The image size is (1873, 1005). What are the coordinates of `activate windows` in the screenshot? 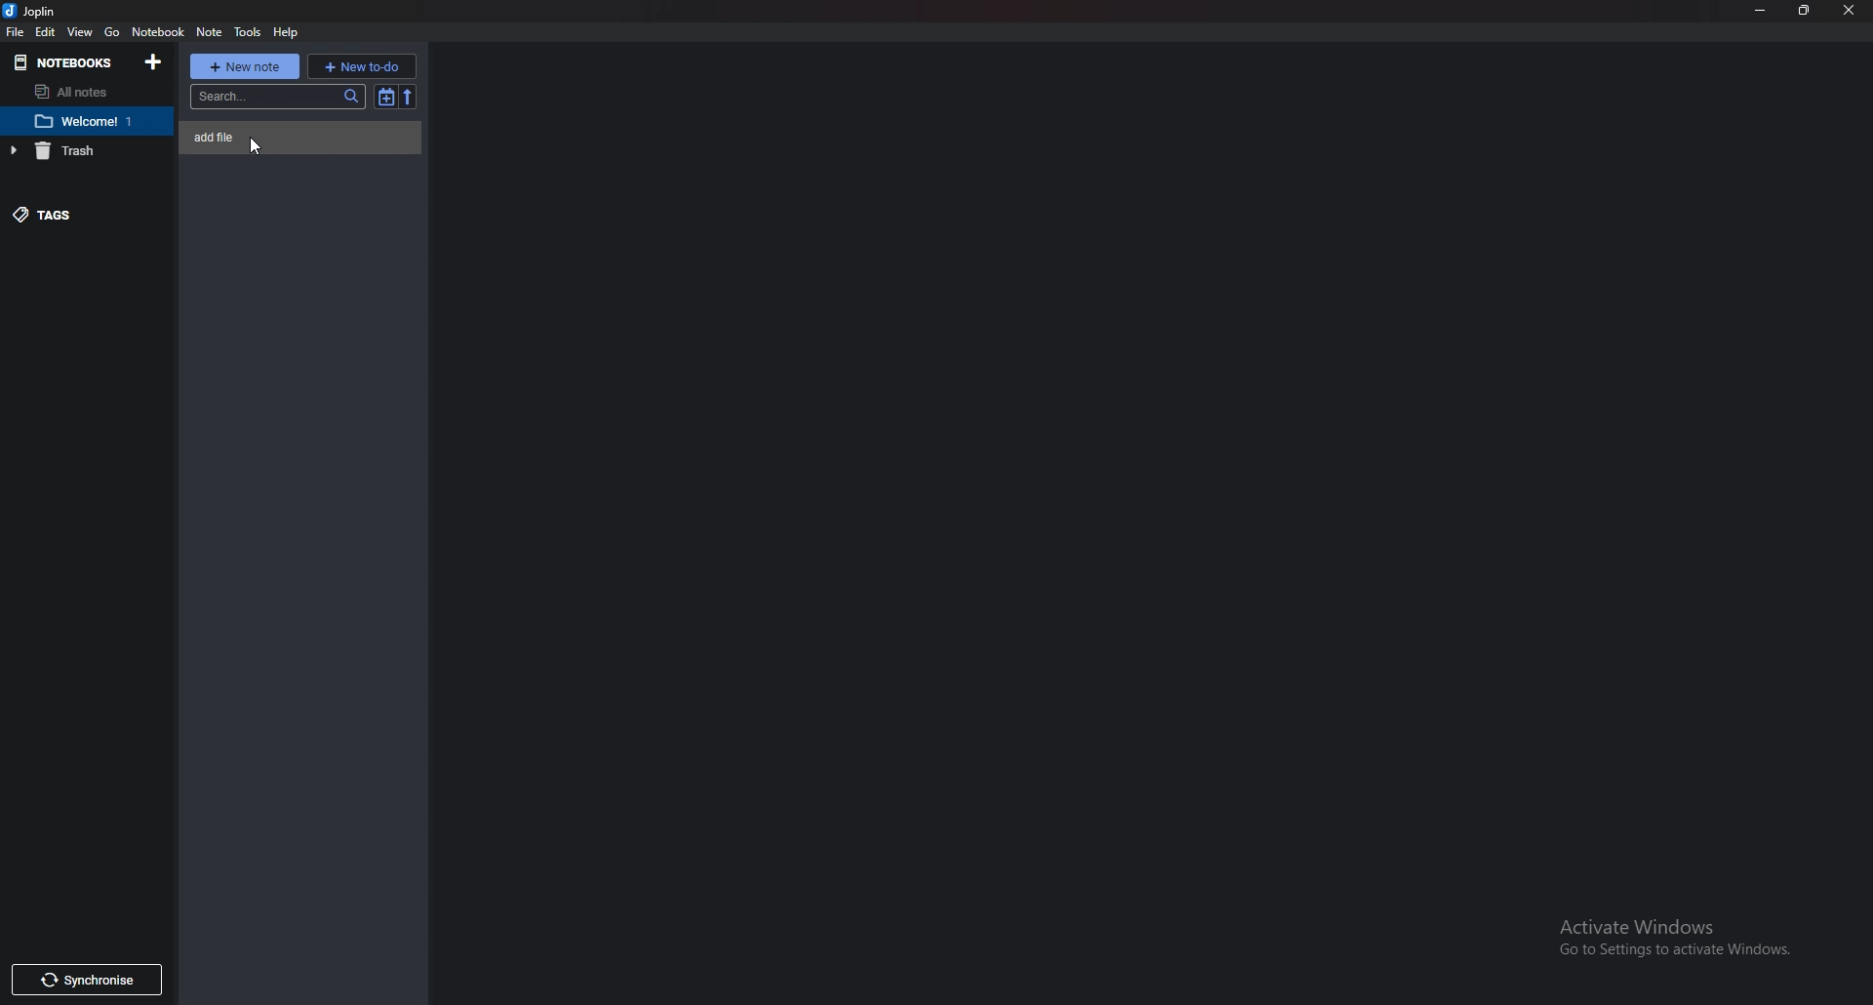 It's located at (1672, 939).